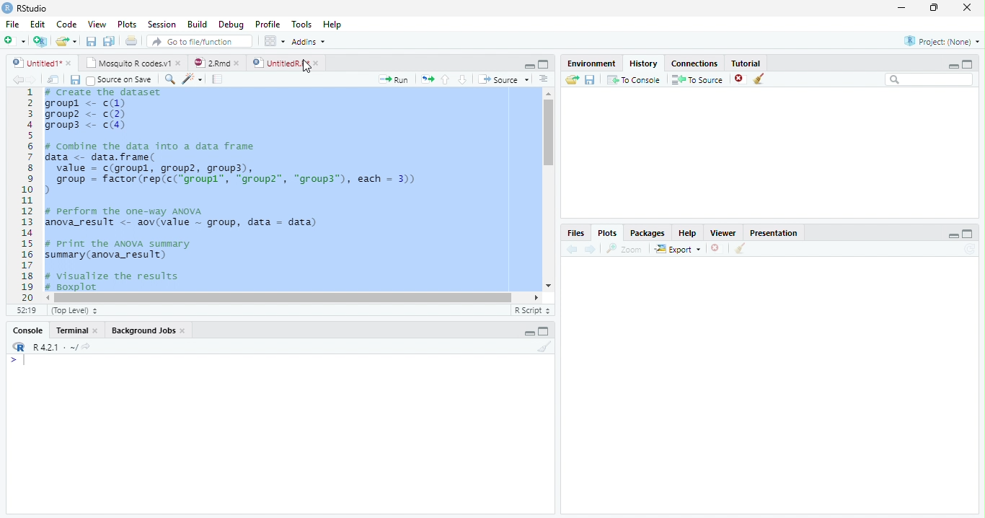 This screenshot has height=518, width=985. Describe the element at coordinates (122, 80) in the screenshot. I see `Source on save` at that location.